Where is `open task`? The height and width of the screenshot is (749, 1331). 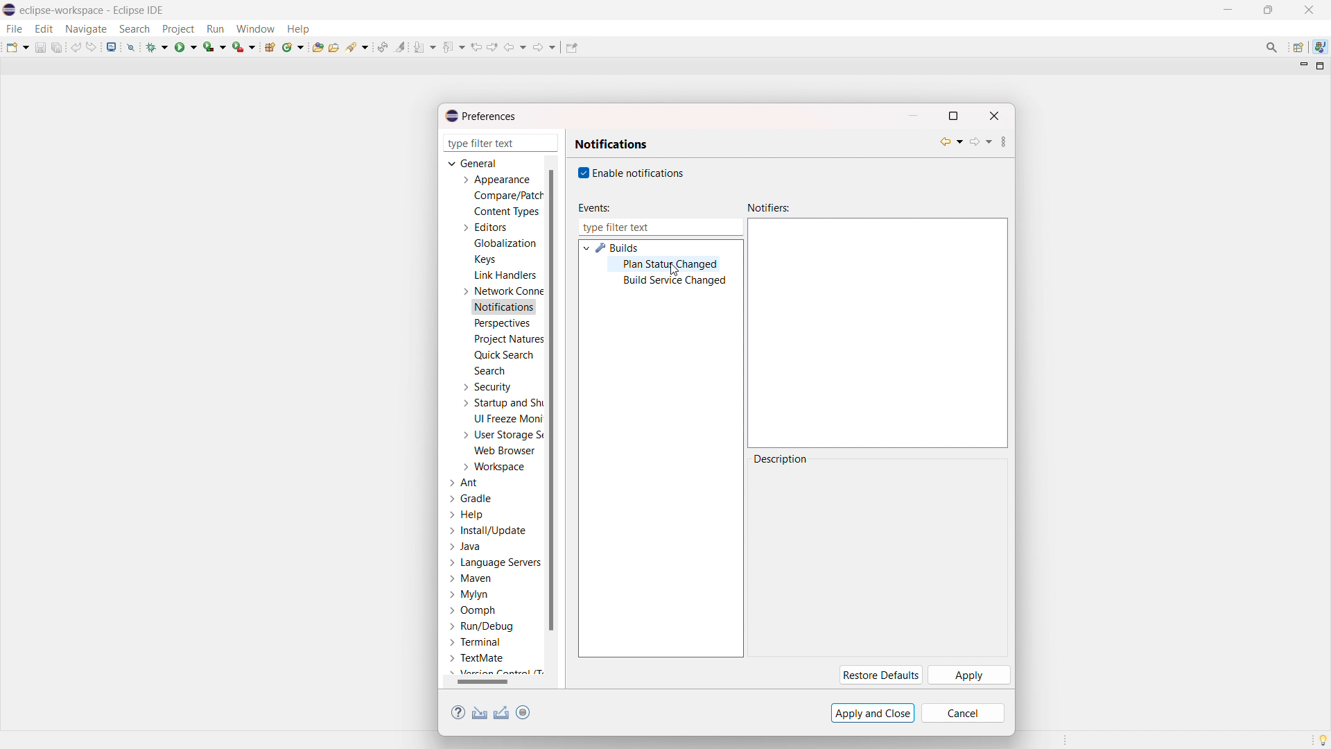 open task is located at coordinates (336, 46).